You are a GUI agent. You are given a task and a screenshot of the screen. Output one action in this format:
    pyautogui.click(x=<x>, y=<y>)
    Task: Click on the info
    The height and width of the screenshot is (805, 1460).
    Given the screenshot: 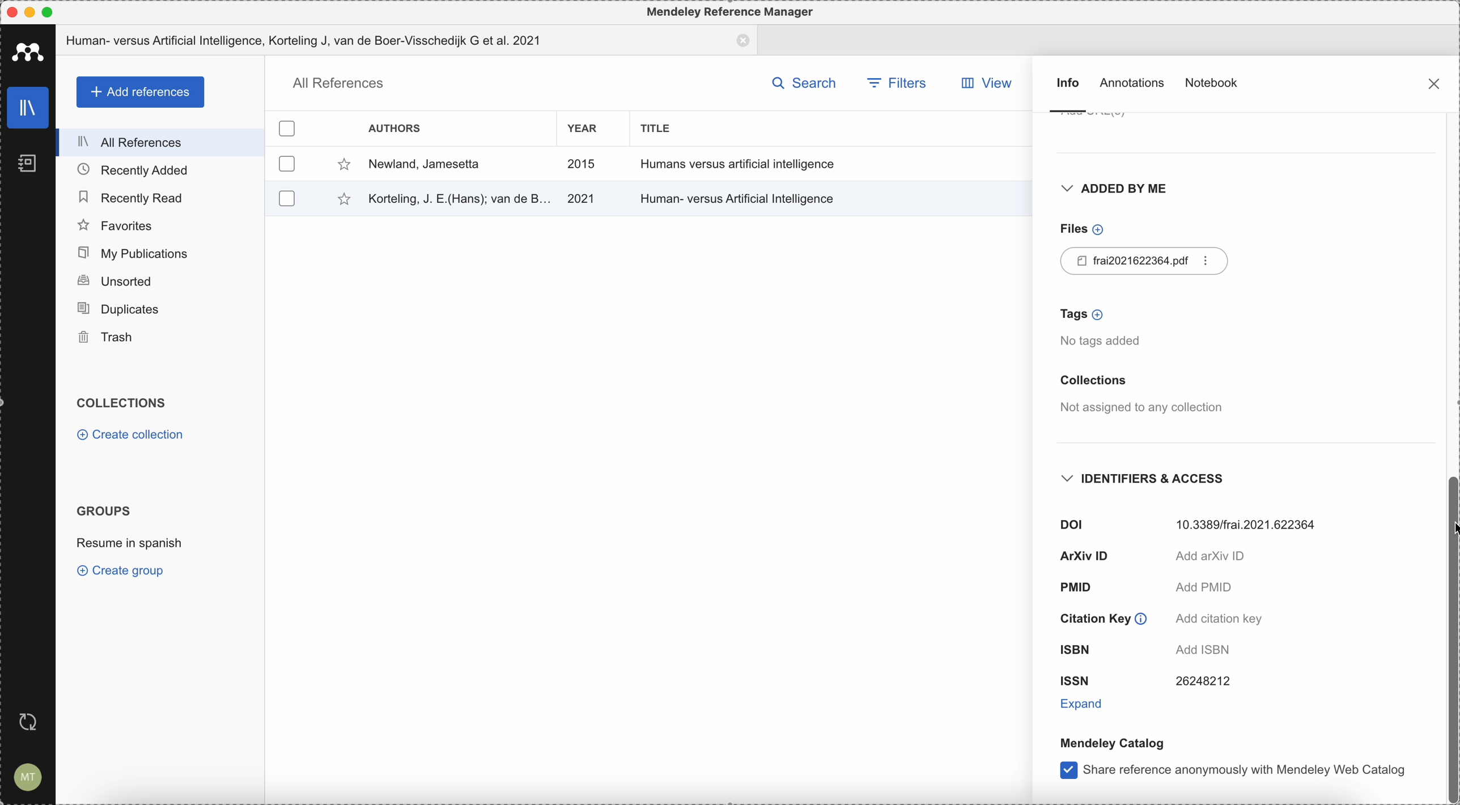 What is the action you would take?
    pyautogui.click(x=1067, y=95)
    